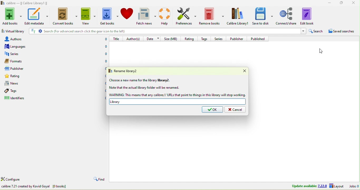 This screenshot has width=360, height=190. Describe the element at coordinates (106, 54) in the screenshot. I see `0` at that location.